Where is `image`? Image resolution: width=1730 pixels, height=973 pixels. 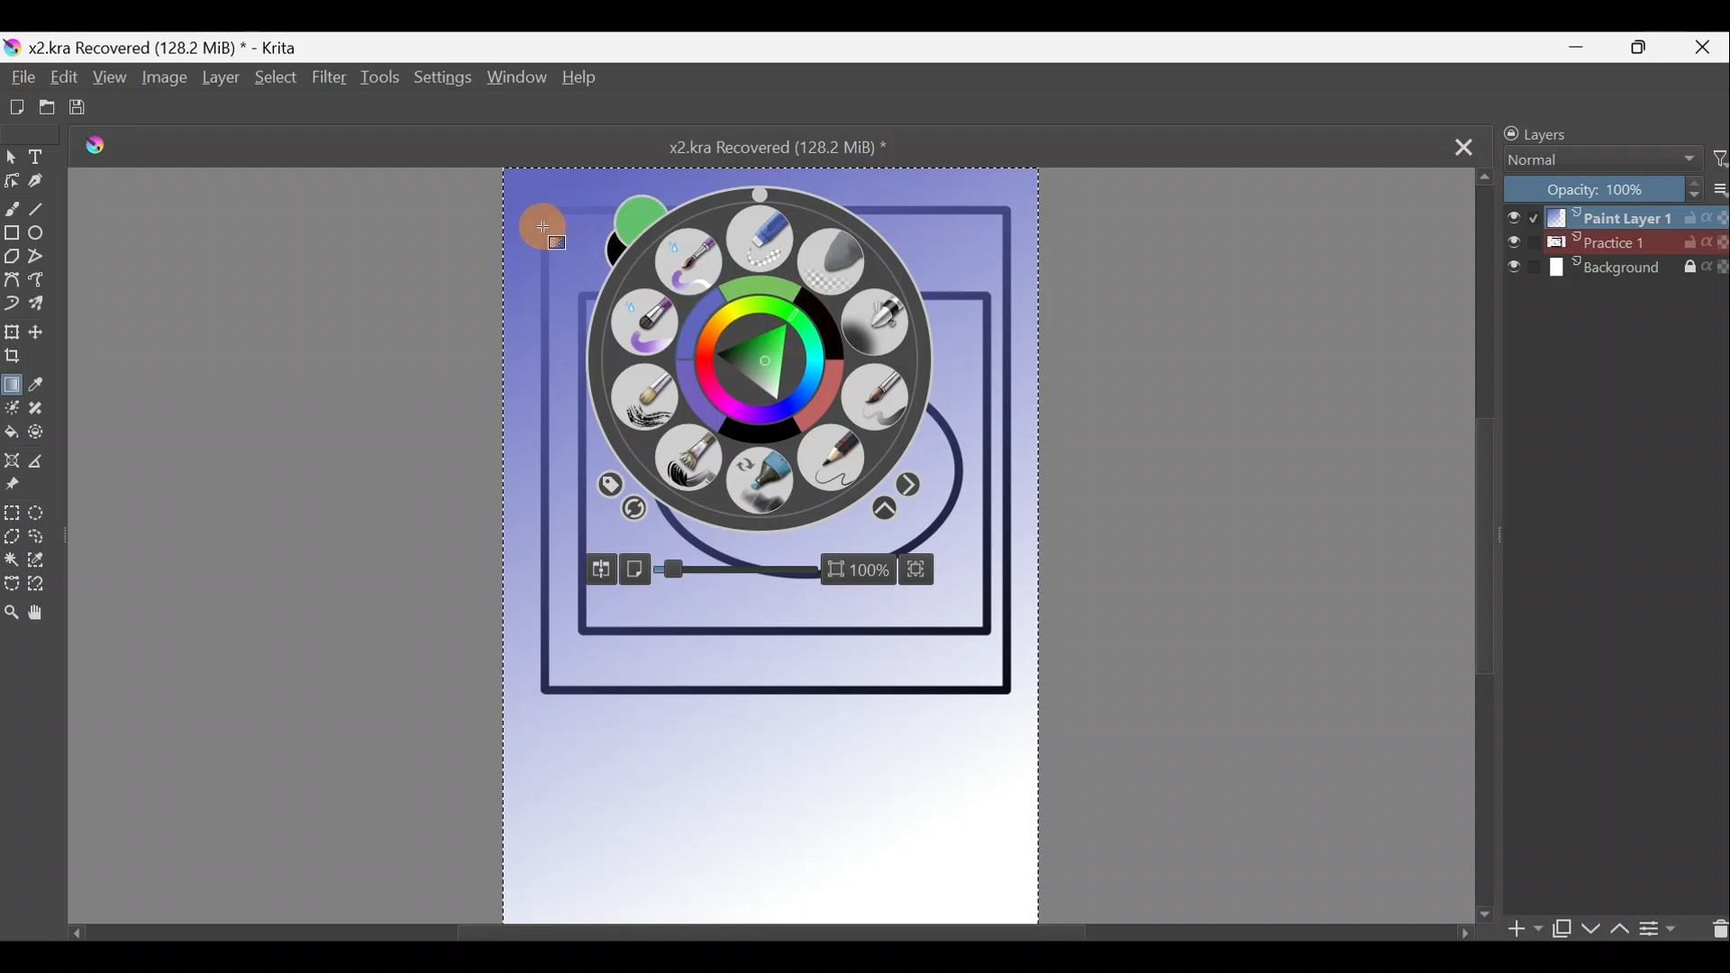 image is located at coordinates (995, 355).